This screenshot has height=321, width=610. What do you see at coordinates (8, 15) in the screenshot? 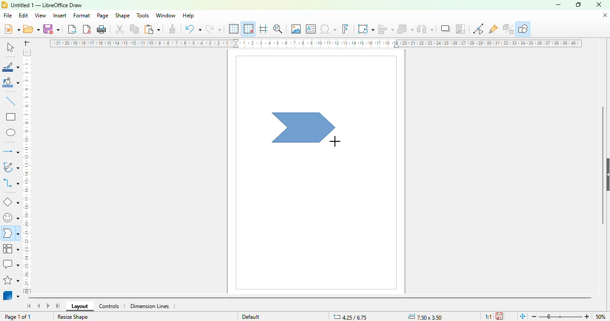
I see `file` at bounding box center [8, 15].